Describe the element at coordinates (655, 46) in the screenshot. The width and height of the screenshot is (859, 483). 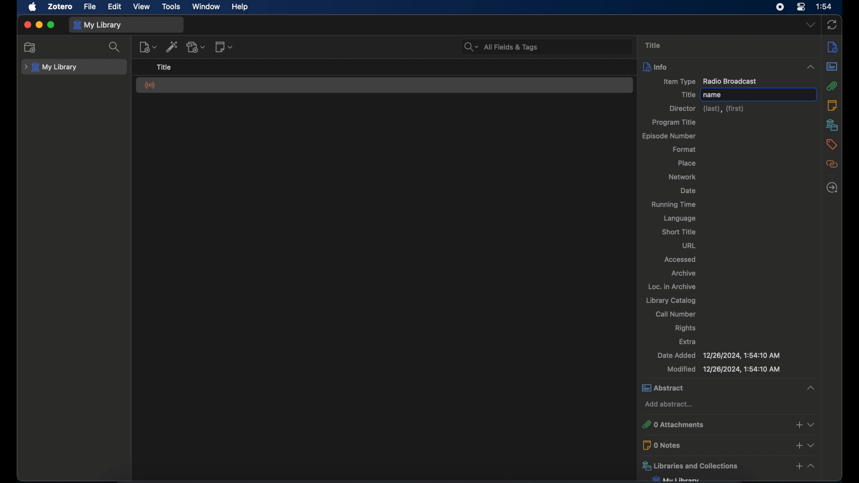
I see `title` at that location.